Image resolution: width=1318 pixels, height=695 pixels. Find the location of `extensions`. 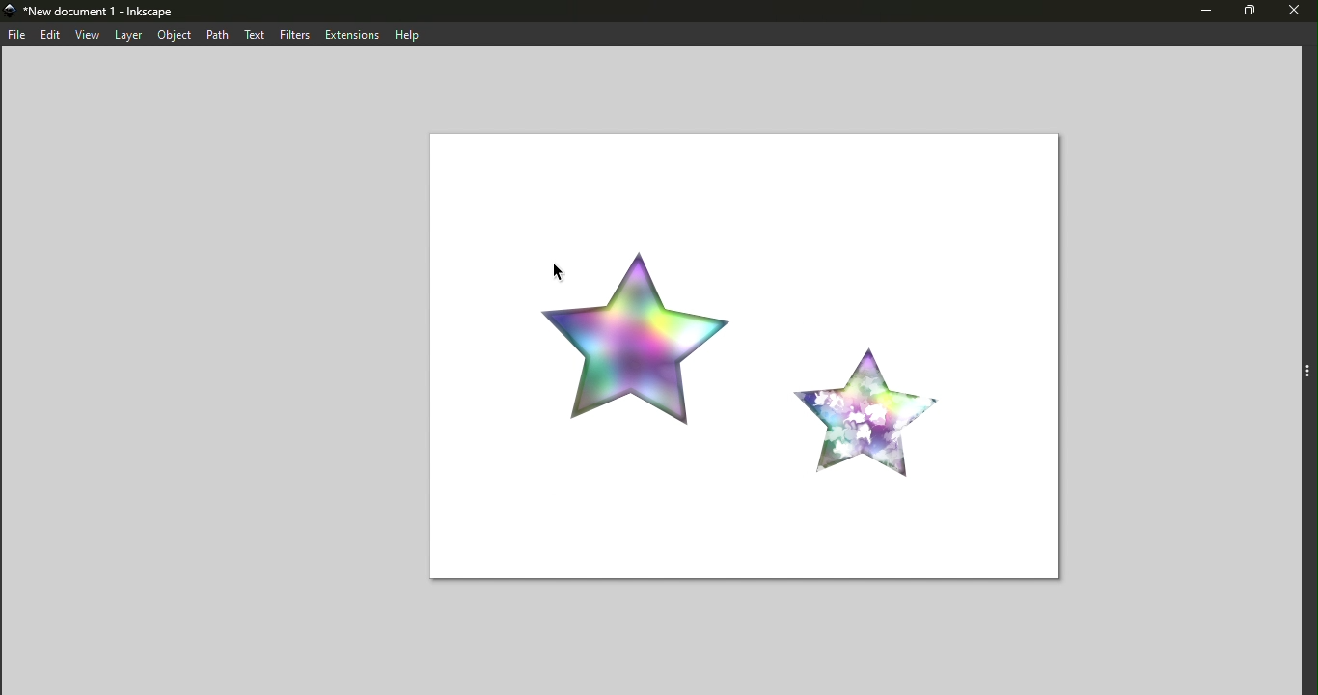

extensions is located at coordinates (350, 34).